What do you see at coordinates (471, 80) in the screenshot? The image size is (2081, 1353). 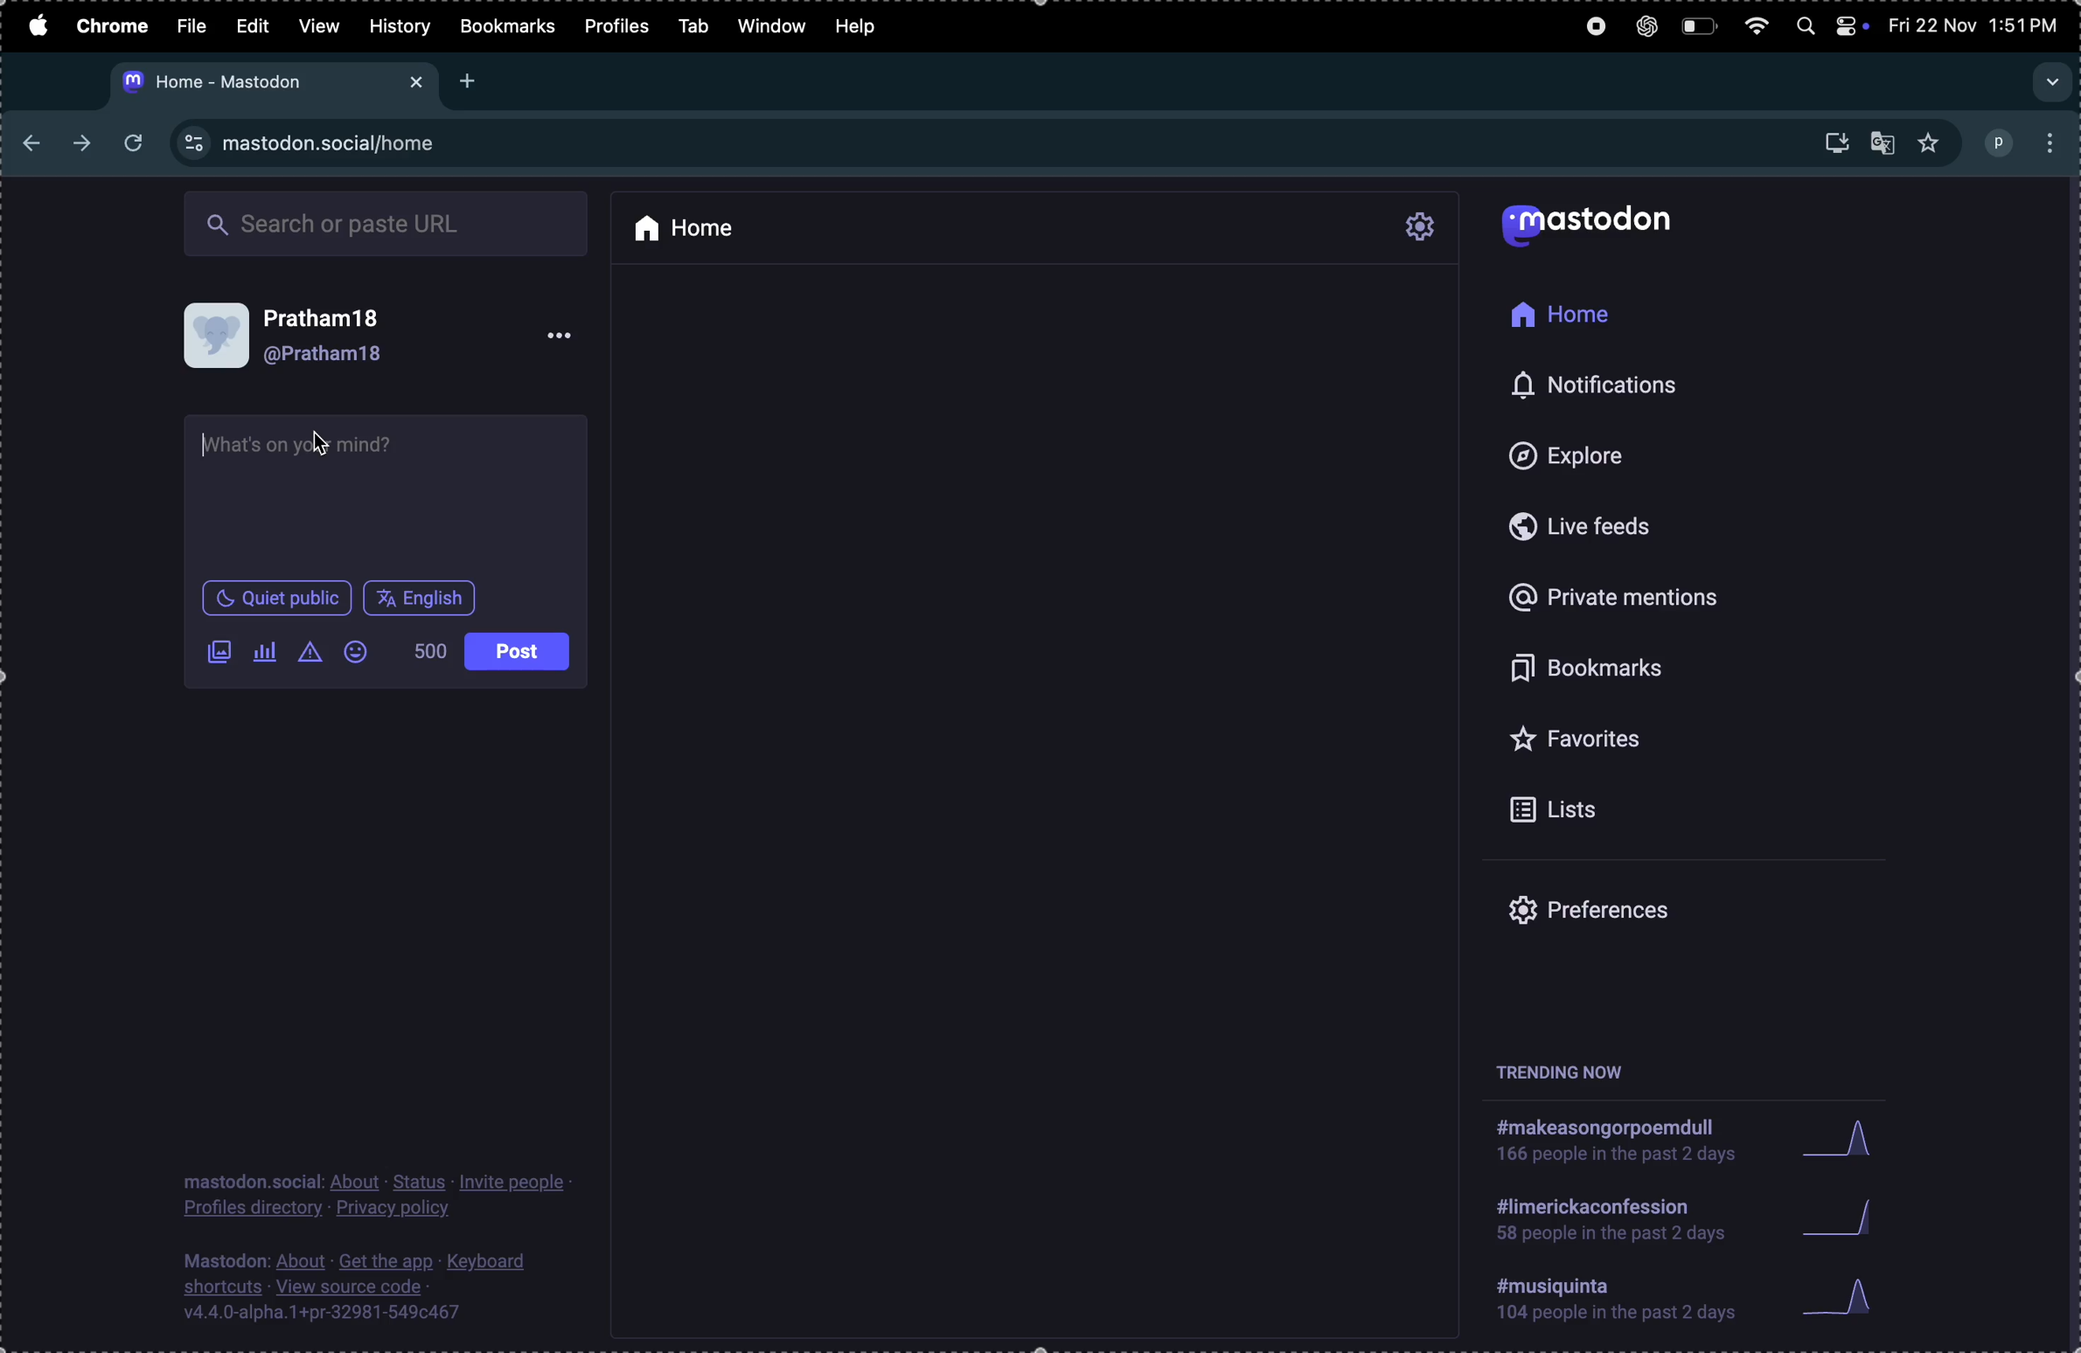 I see `add new tab` at bounding box center [471, 80].